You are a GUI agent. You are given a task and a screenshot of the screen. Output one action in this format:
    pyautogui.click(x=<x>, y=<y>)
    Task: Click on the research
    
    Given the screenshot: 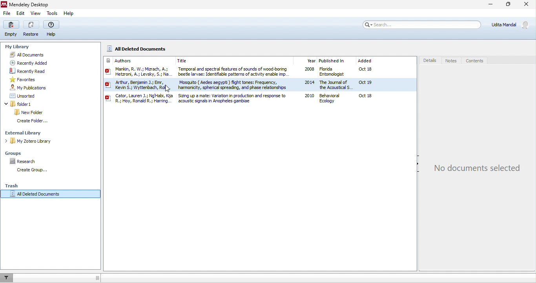 What is the action you would take?
    pyautogui.click(x=24, y=161)
    